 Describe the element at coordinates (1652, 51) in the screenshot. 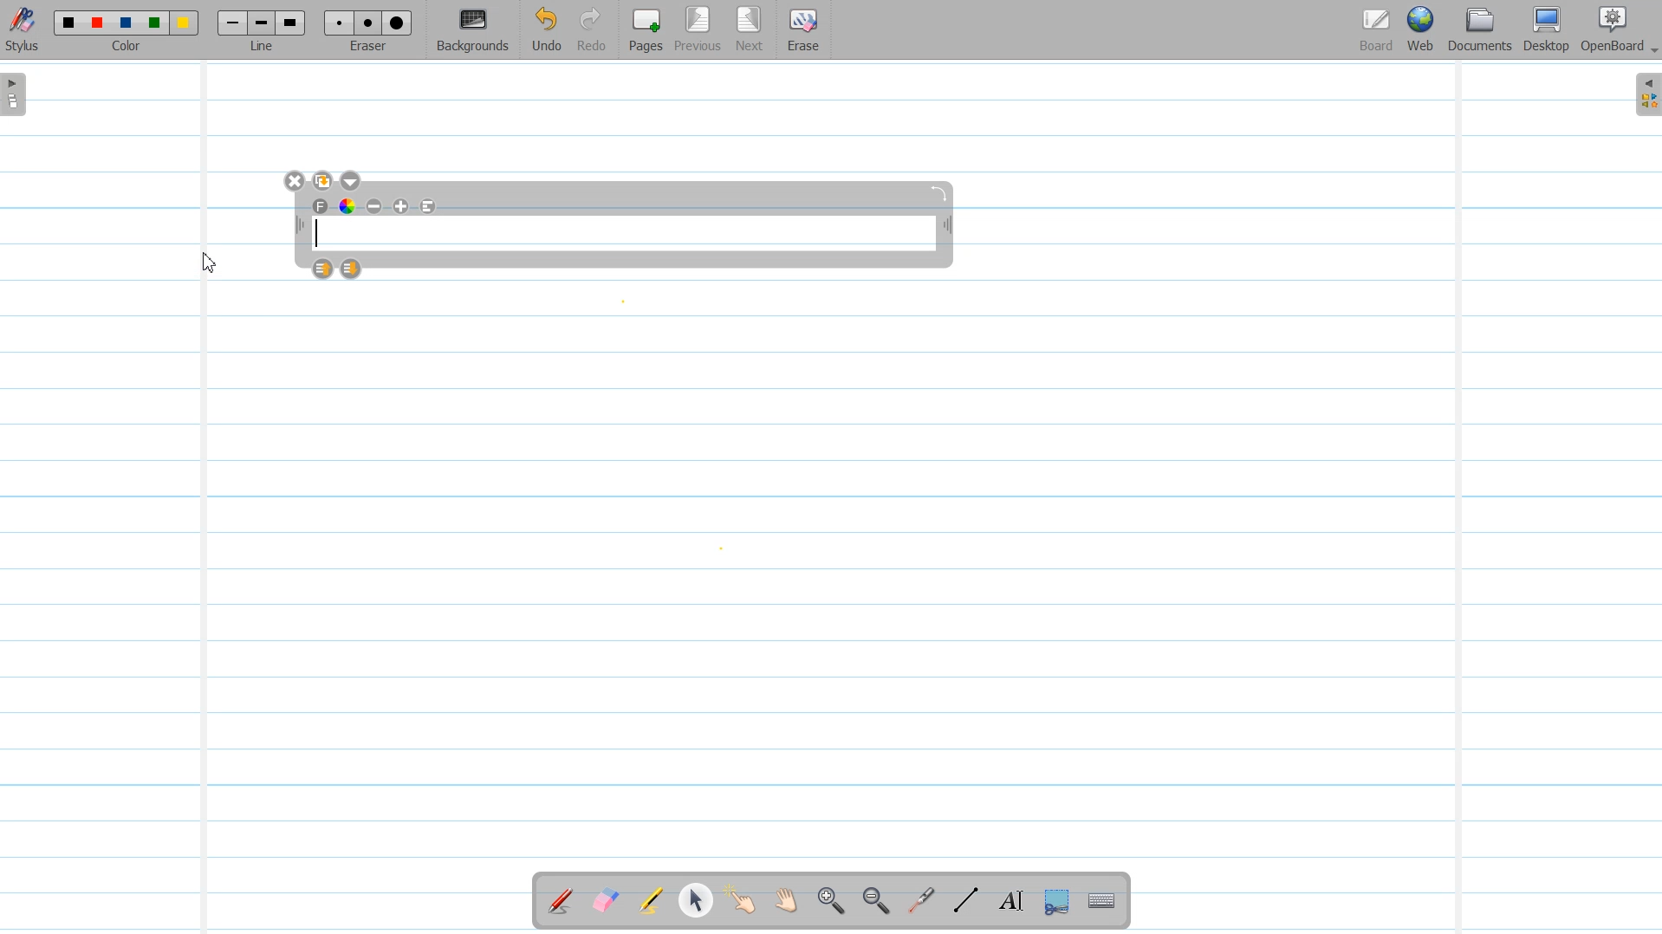

I see `Drop Down Box` at that location.